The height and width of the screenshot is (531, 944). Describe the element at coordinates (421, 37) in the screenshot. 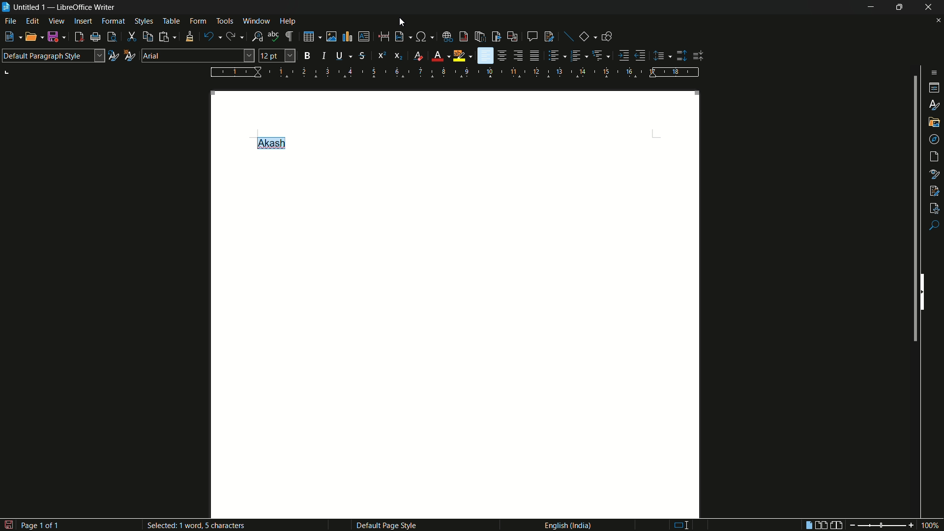

I see `insert special characters` at that location.